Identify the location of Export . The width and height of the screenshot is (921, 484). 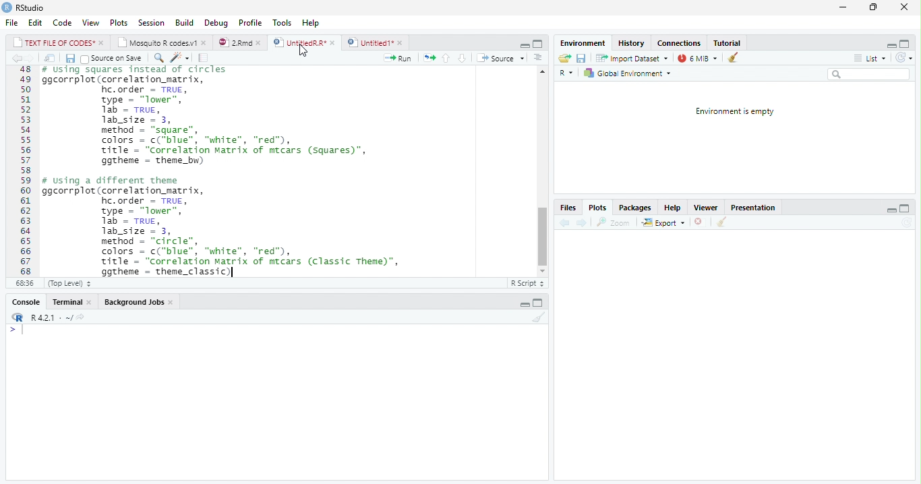
(663, 222).